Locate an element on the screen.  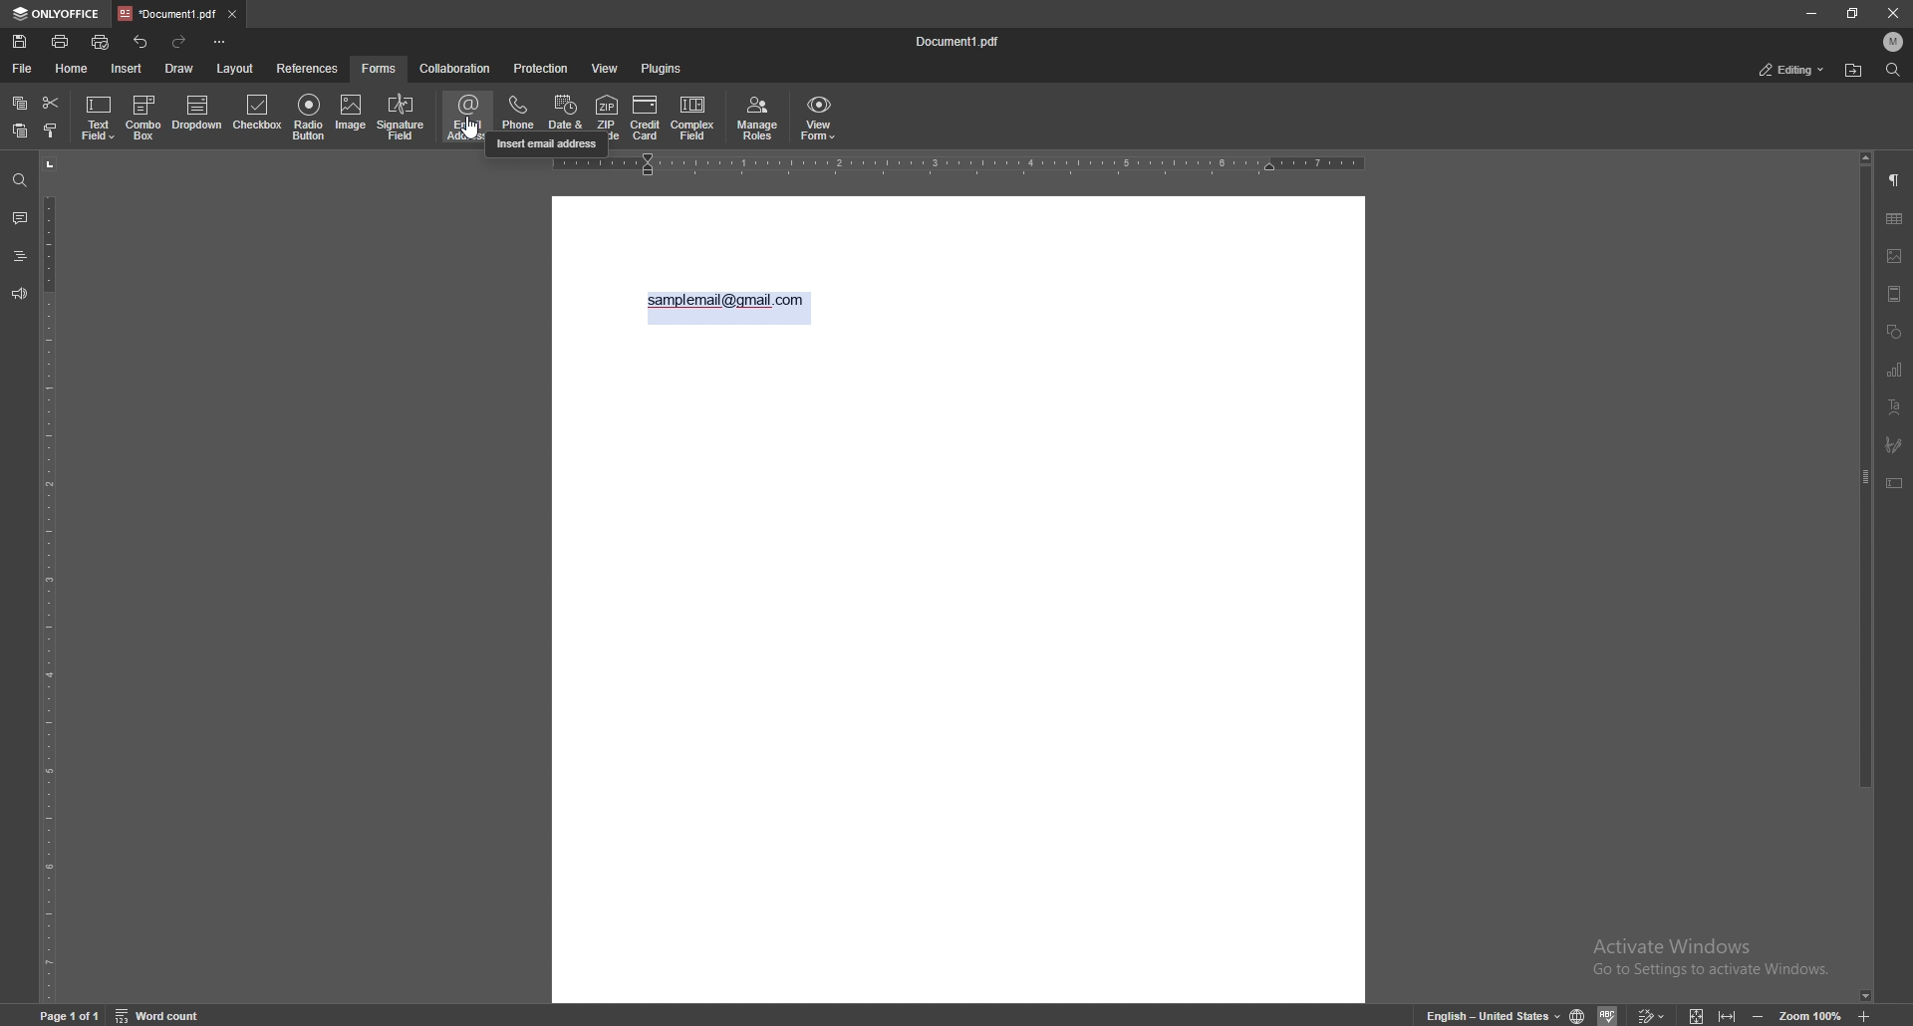
word count is located at coordinates (158, 1014).